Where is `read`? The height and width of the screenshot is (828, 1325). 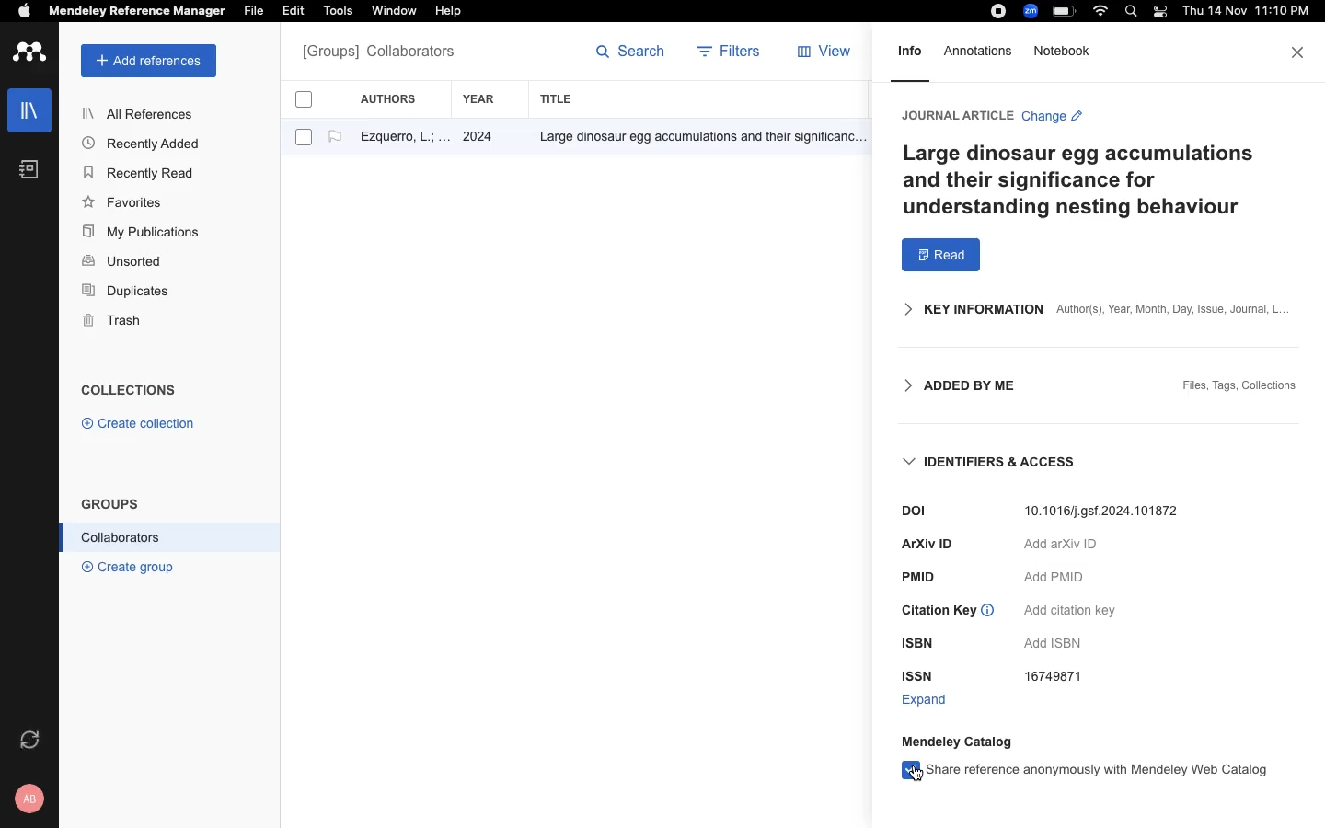 read is located at coordinates (941, 256).